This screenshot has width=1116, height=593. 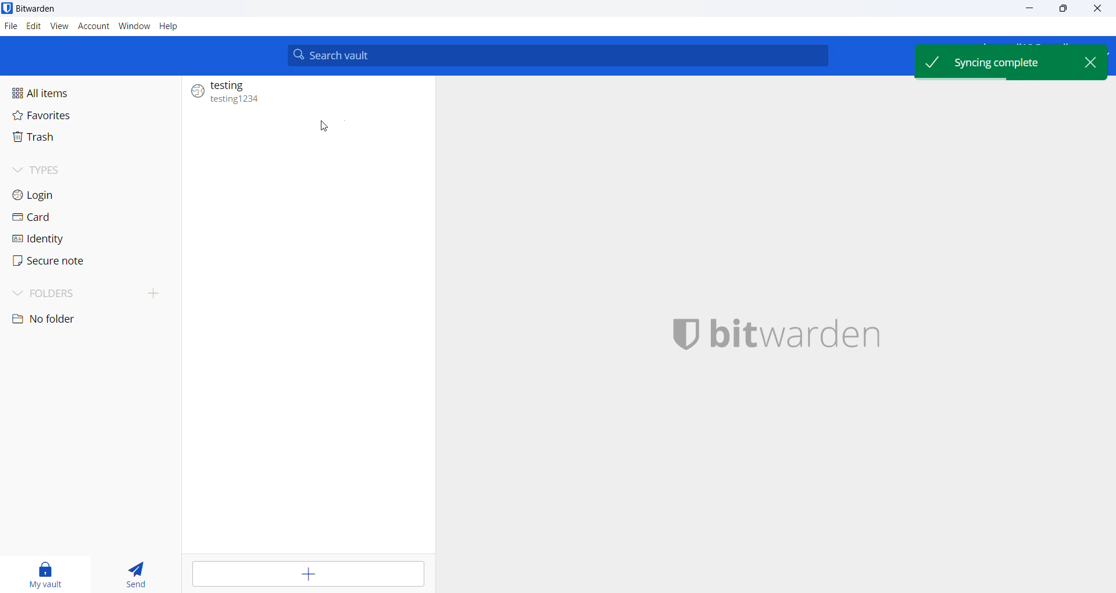 What do you see at coordinates (132, 26) in the screenshot?
I see `window` at bounding box center [132, 26].